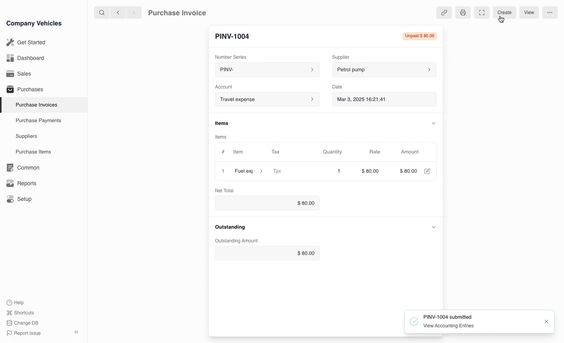  I want to click on close, so click(546, 321).